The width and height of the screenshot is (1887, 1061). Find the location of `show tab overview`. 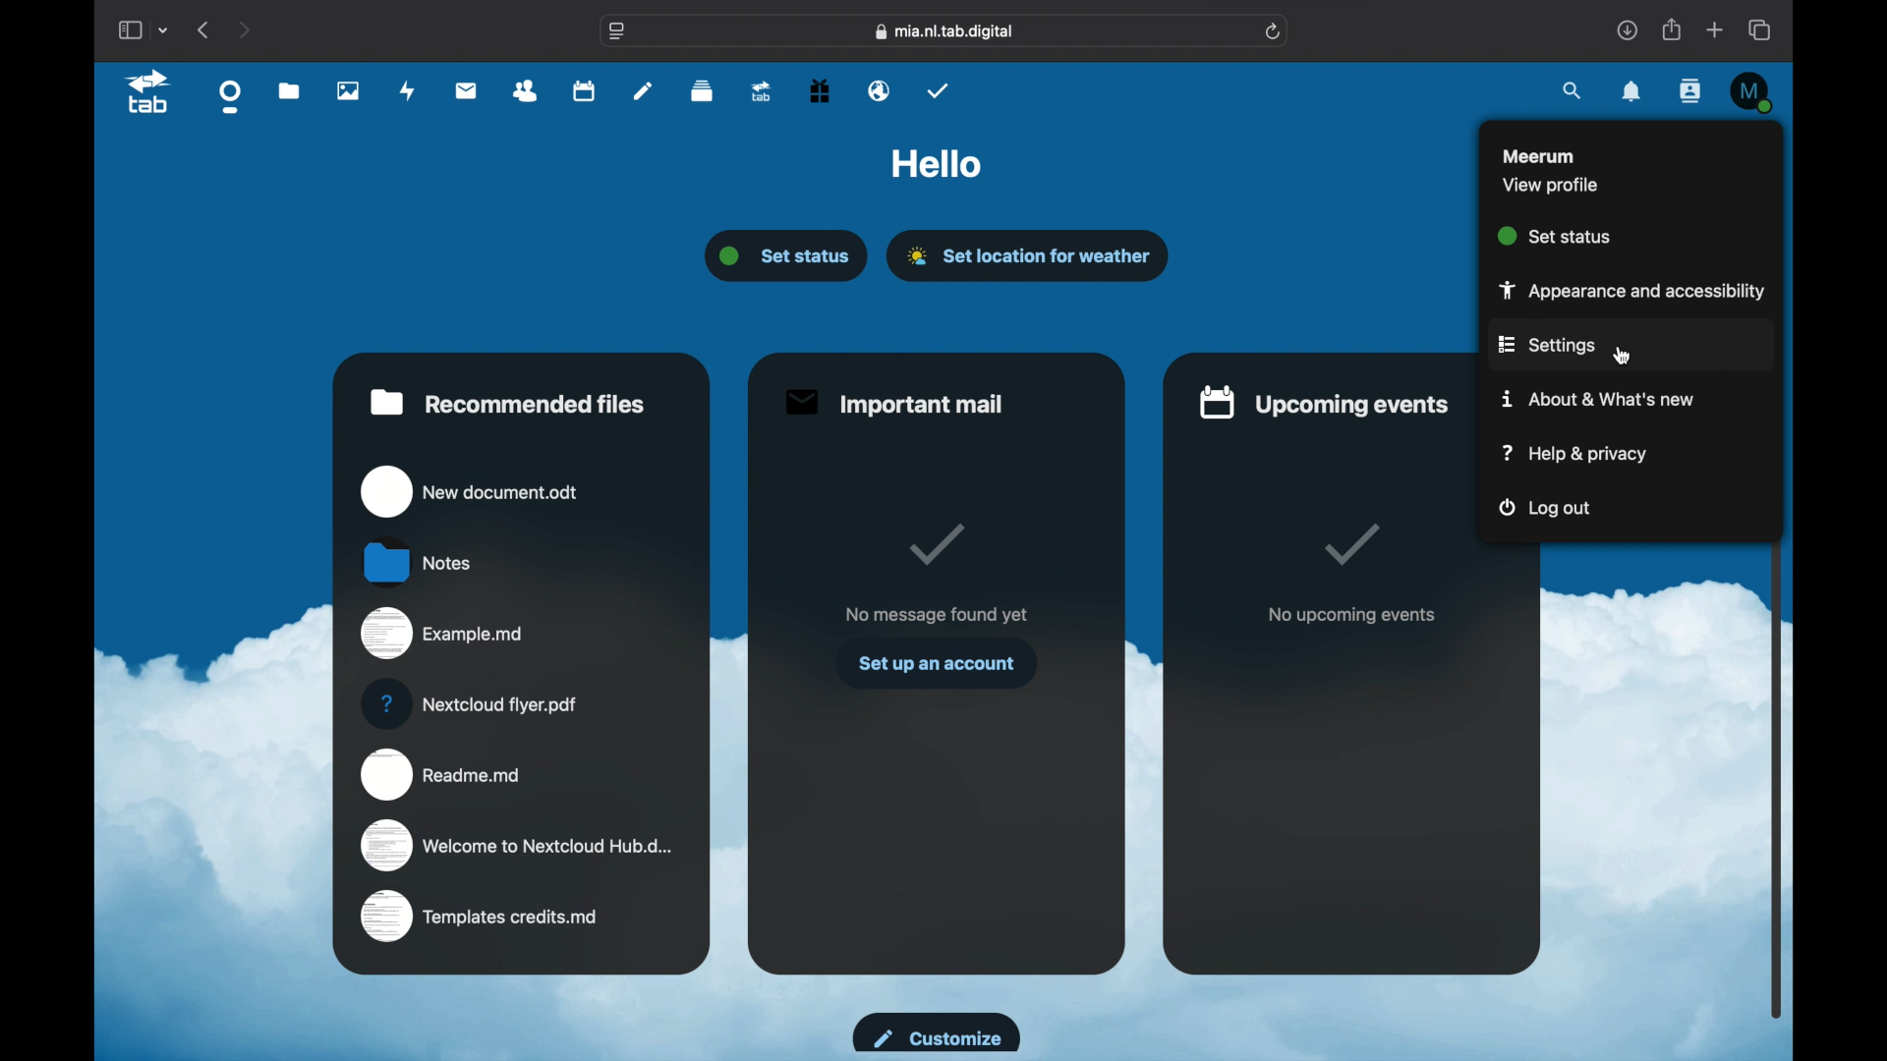

show tab overview is located at coordinates (1761, 29).